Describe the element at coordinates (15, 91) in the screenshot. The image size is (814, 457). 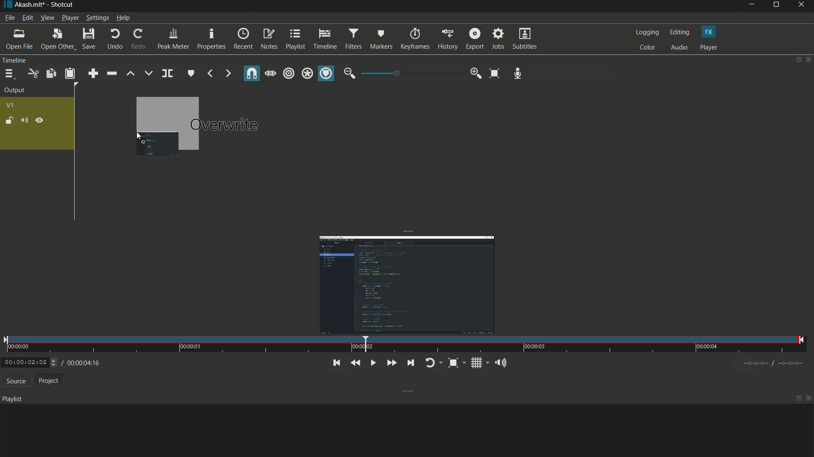
I see `output` at that location.